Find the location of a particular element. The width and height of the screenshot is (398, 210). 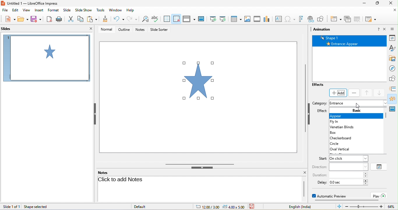

slide sorter is located at coordinates (161, 30).